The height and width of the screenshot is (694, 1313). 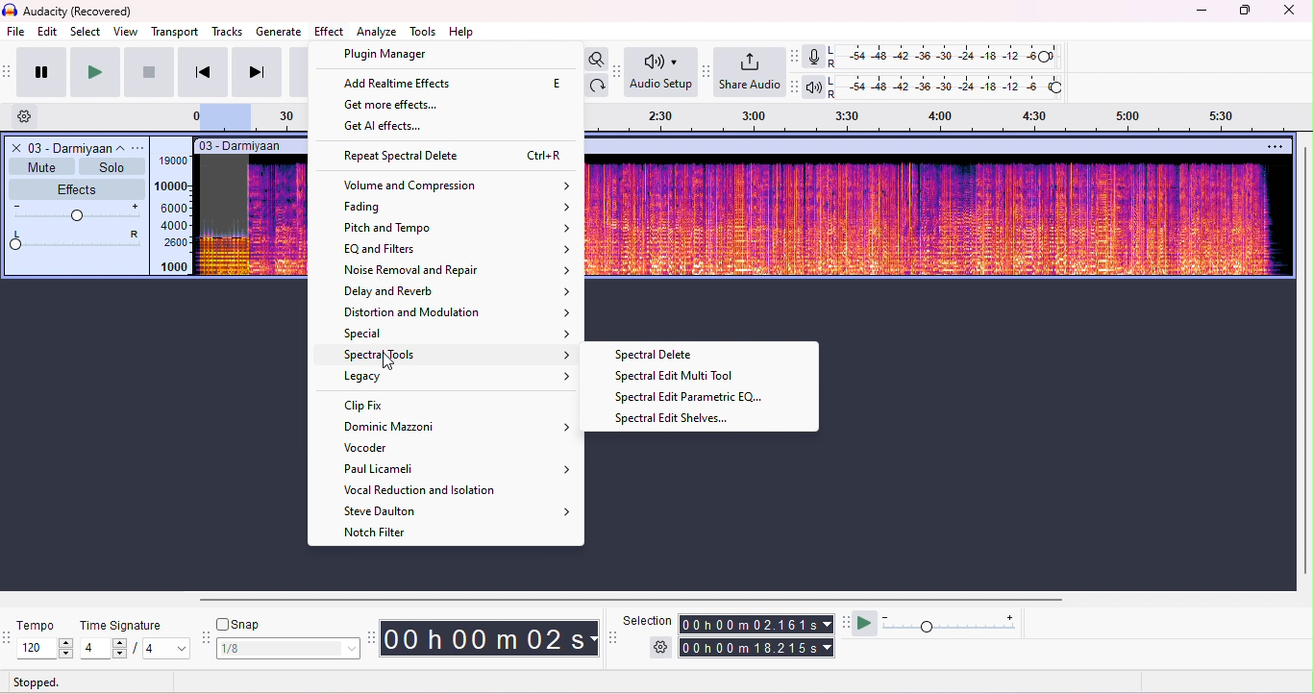 What do you see at coordinates (845, 621) in the screenshot?
I see `play at speed tool bar` at bounding box center [845, 621].